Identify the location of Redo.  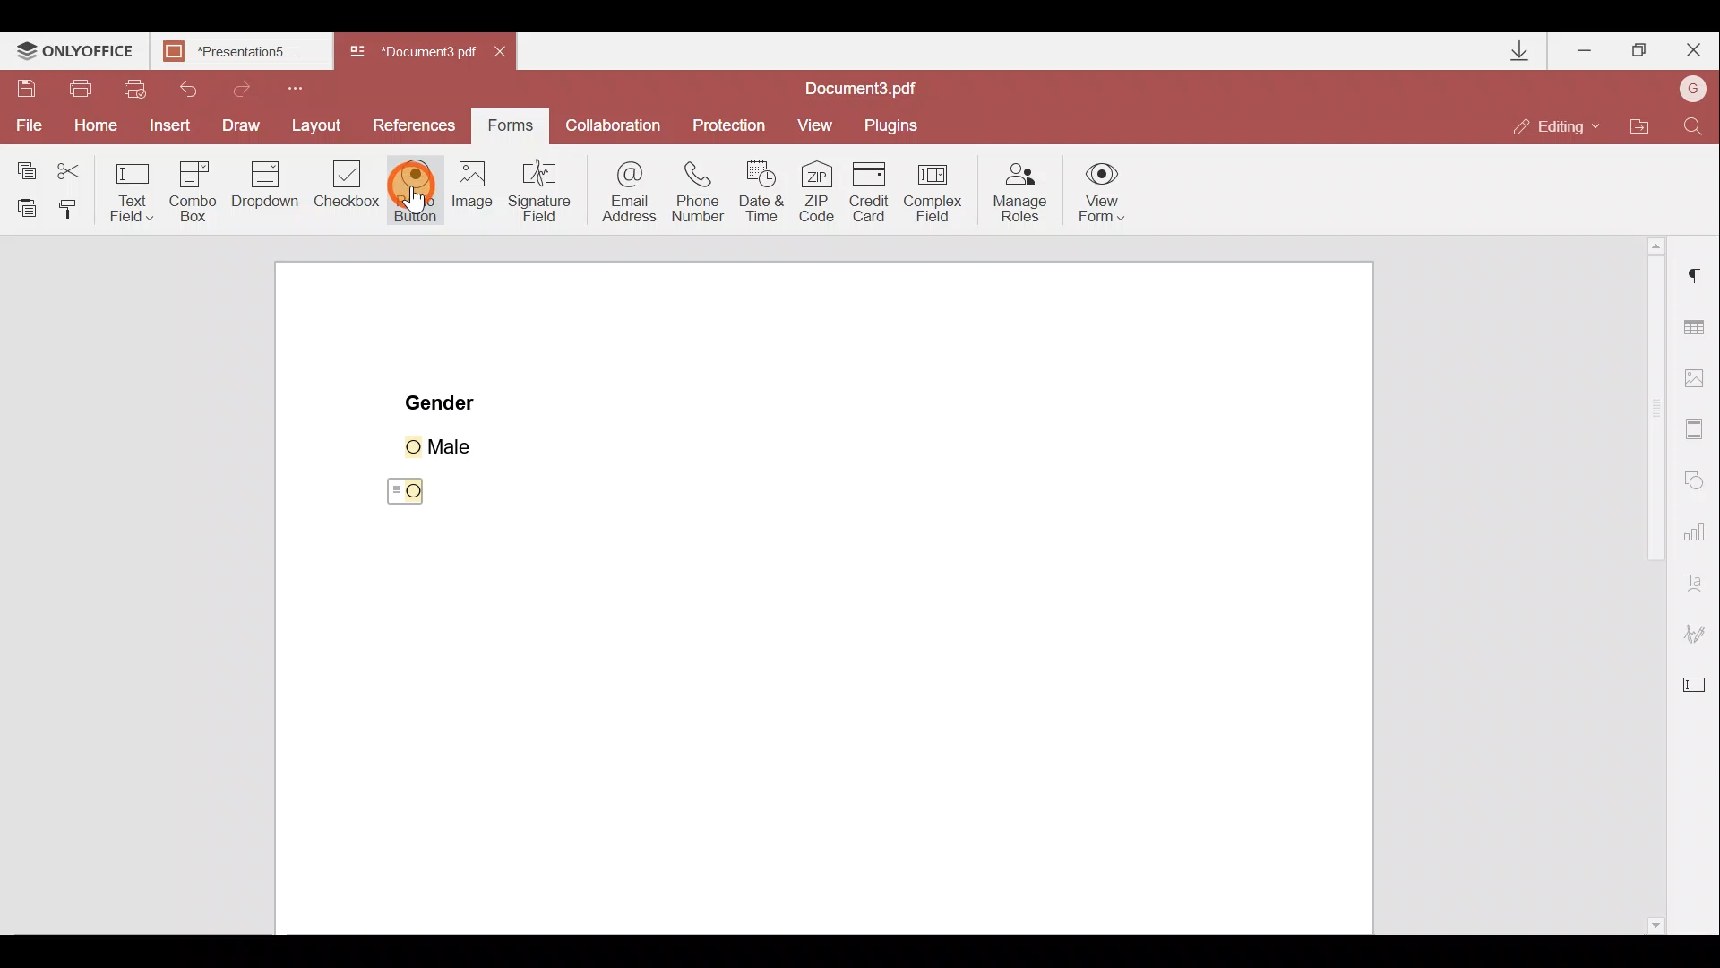
(258, 89).